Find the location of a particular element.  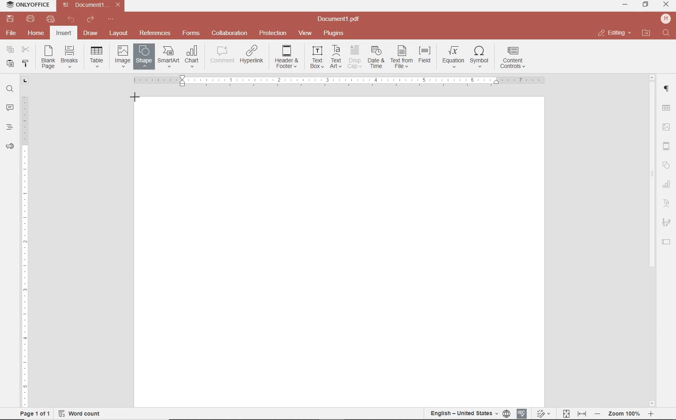

INSERT SHAPE is located at coordinates (143, 56).